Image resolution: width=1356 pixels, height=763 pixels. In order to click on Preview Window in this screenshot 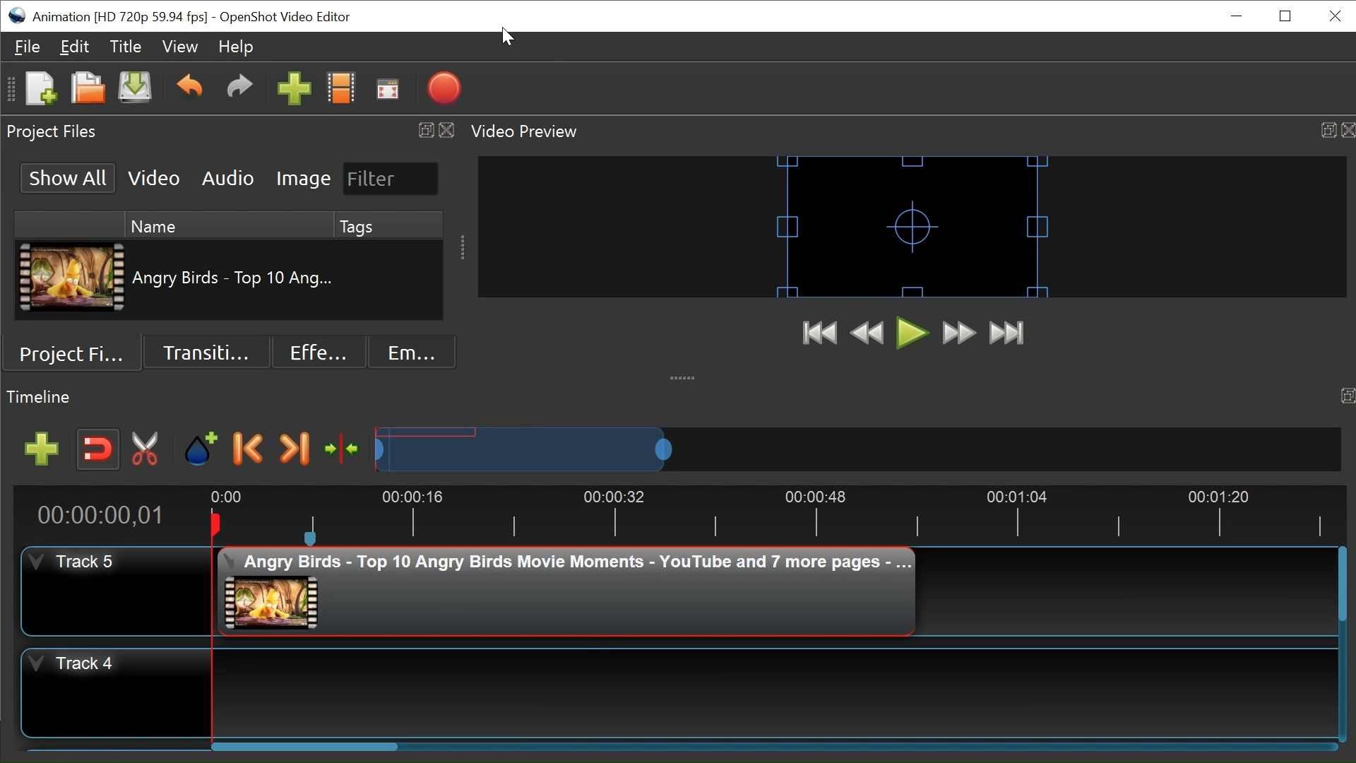, I will do `click(913, 227)`.